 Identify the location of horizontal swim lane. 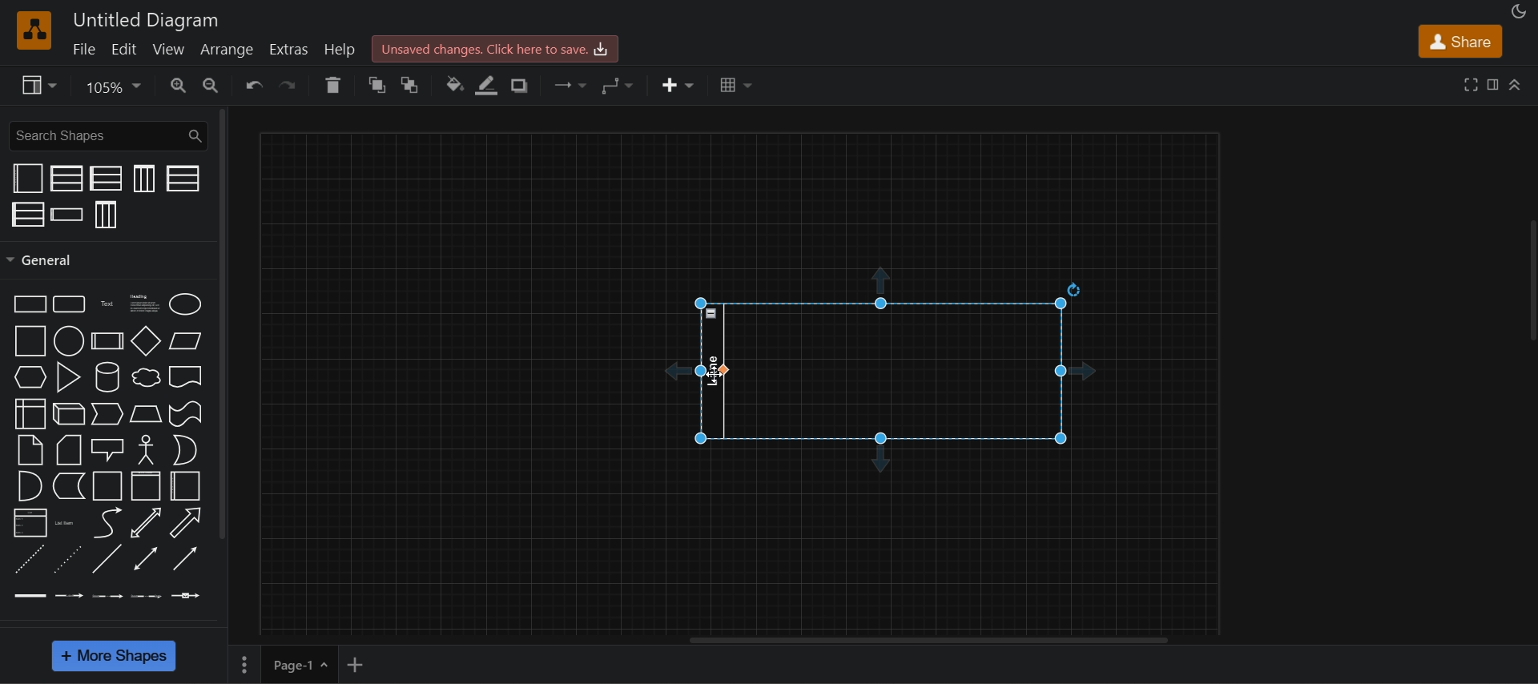
(889, 372).